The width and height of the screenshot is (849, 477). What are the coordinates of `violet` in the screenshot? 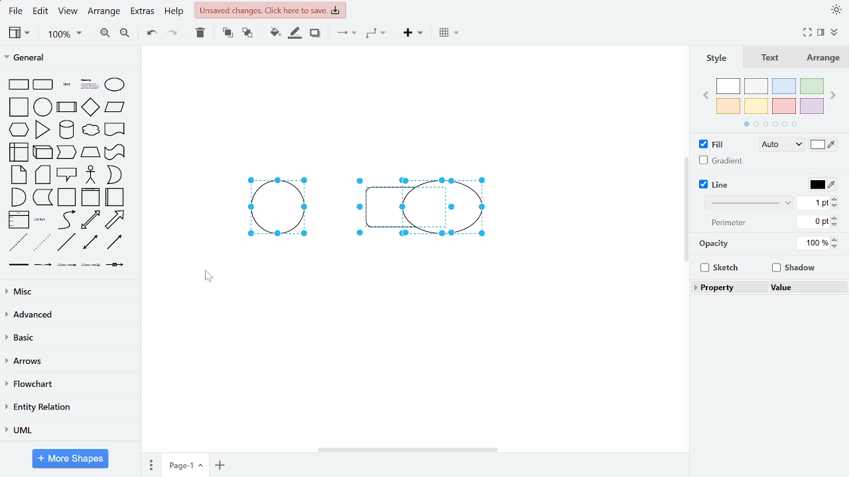 It's located at (811, 106).